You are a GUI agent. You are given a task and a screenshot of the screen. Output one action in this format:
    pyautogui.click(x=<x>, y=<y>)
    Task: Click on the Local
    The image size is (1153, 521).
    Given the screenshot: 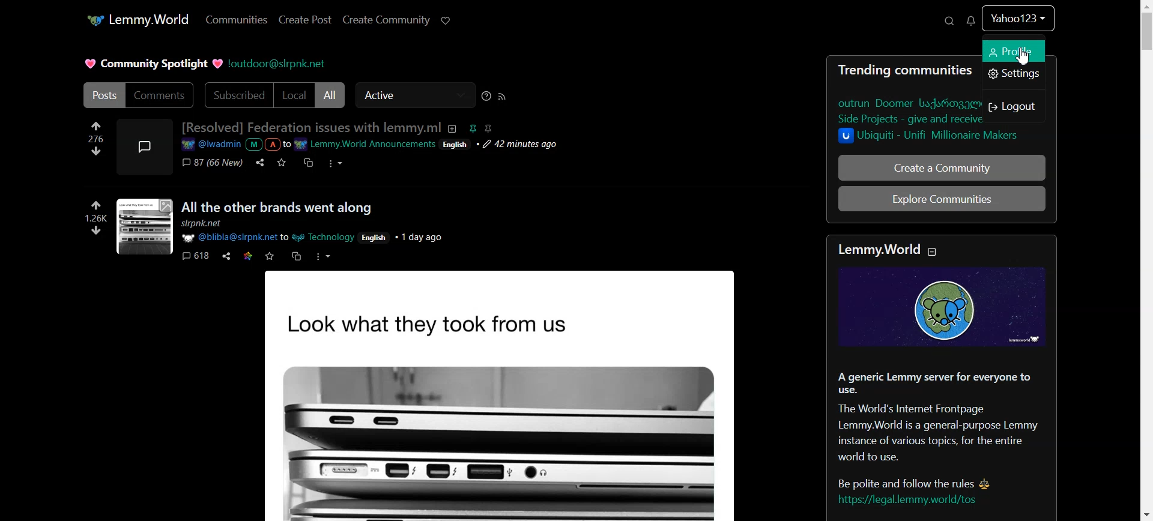 What is the action you would take?
    pyautogui.click(x=295, y=95)
    